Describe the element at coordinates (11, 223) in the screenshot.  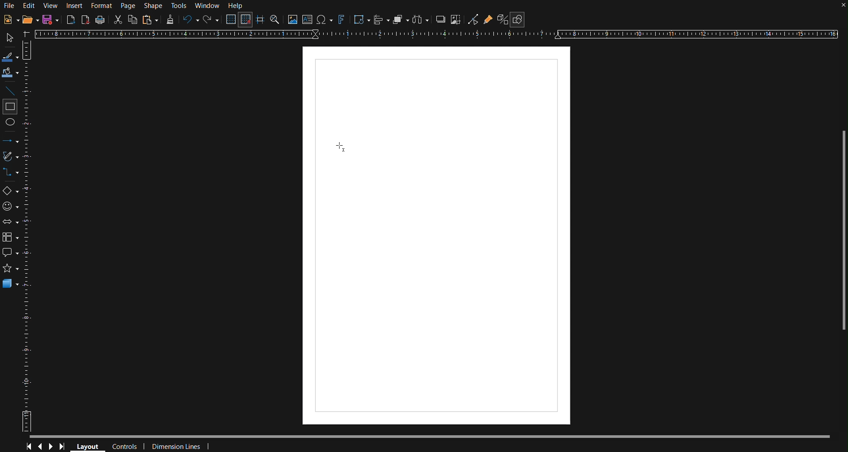
I see `Block Arrows` at that location.